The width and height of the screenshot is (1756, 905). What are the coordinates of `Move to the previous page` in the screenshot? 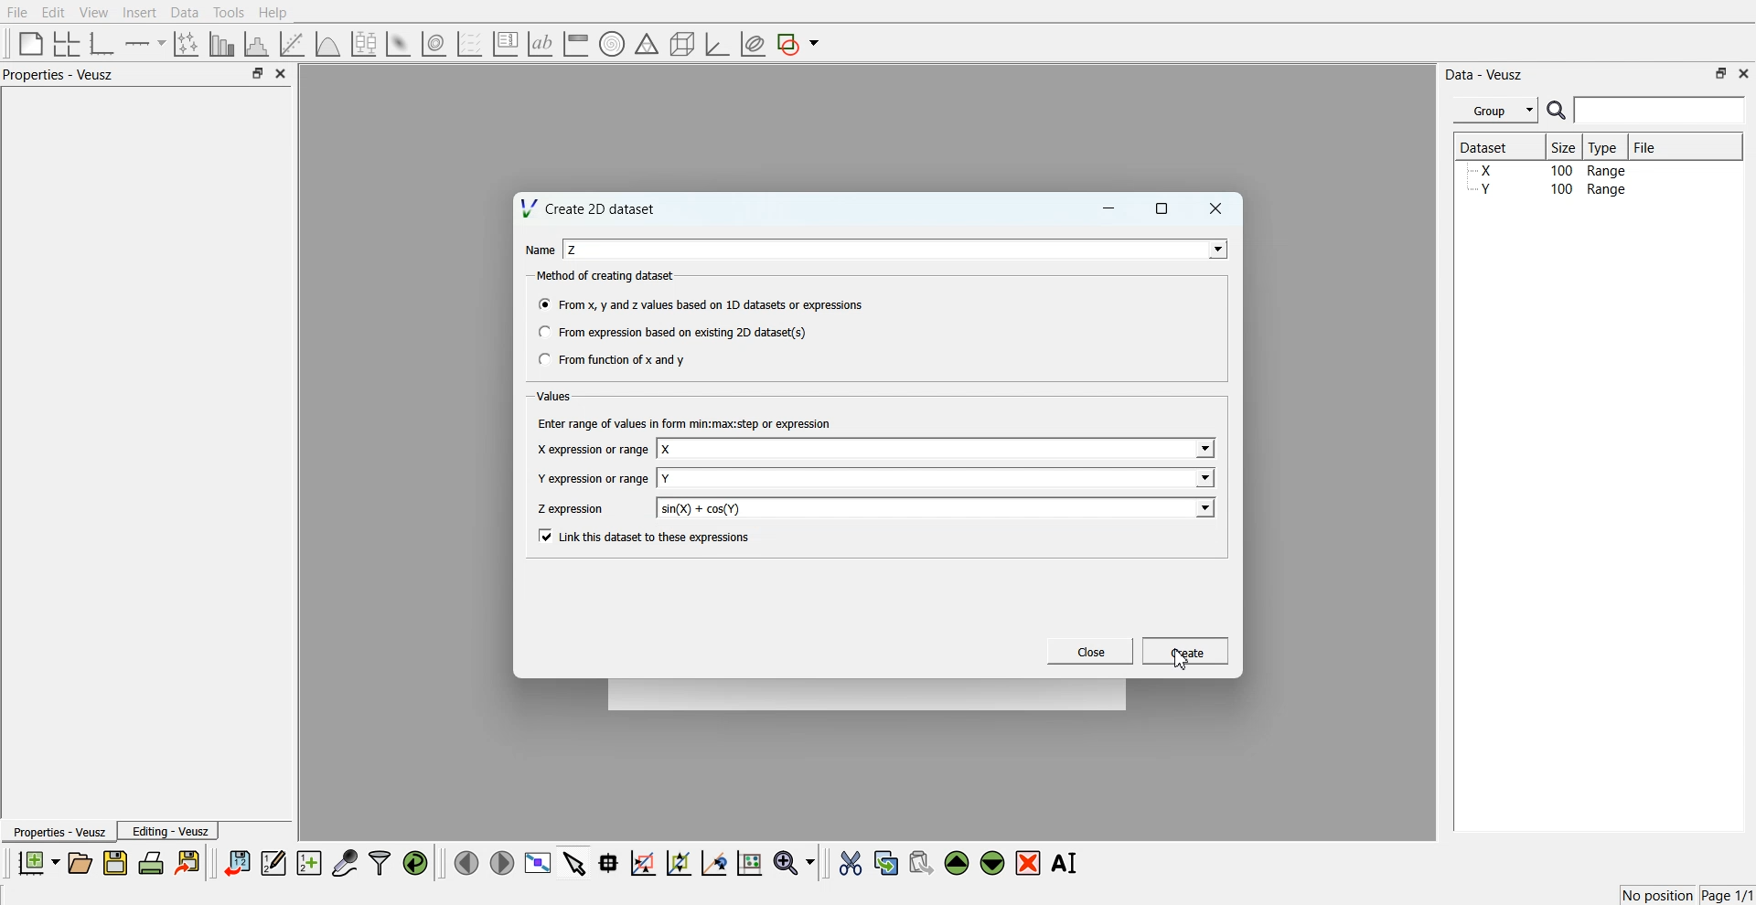 It's located at (466, 862).